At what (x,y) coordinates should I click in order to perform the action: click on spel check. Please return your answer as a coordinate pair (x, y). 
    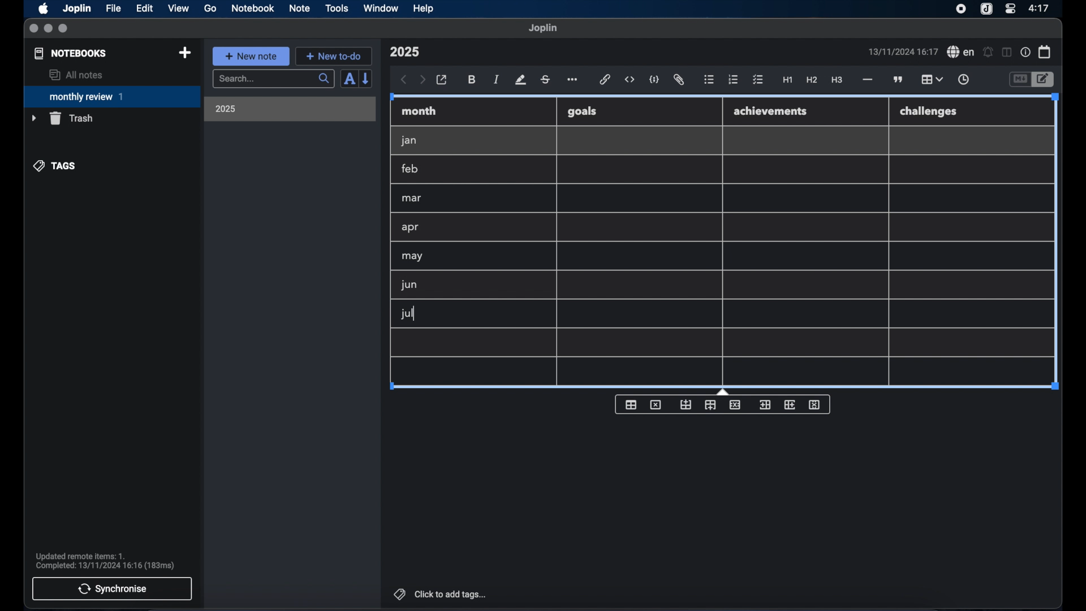
    Looking at the image, I should click on (961, 52).